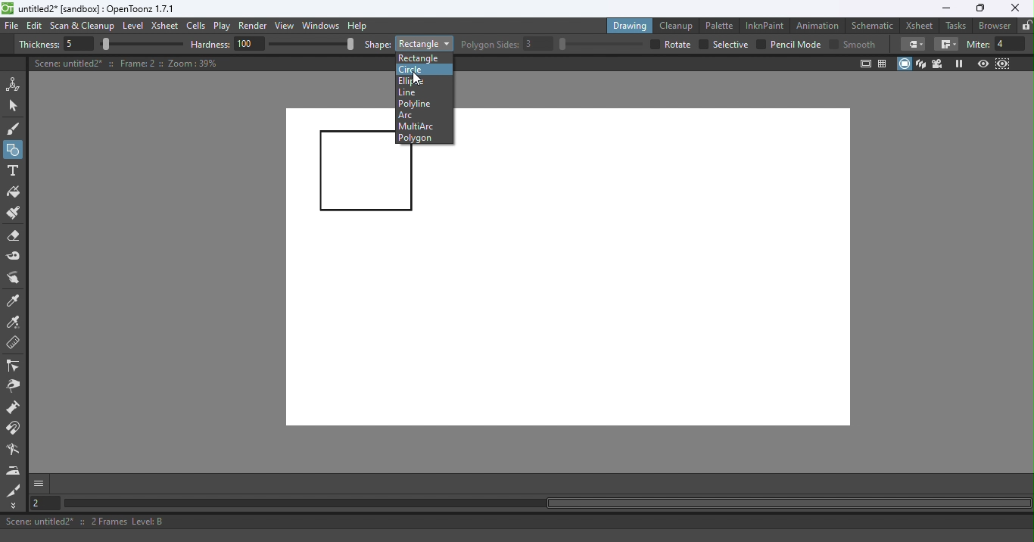 The image size is (1034, 542). I want to click on Brush tool, so click(17, 128).